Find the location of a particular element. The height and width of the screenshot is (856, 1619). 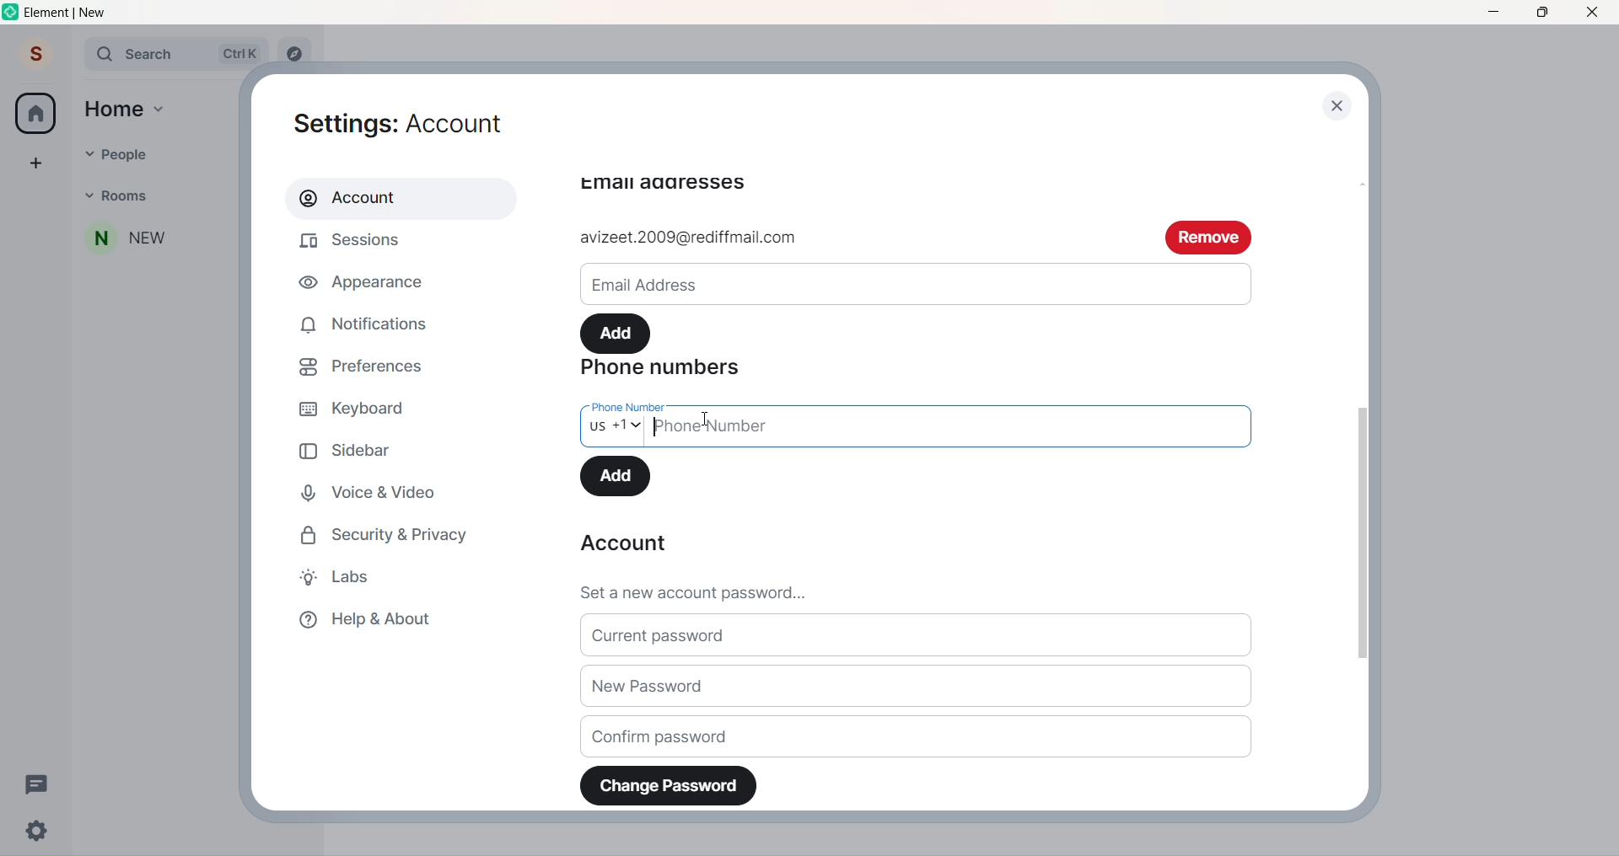

Threads is located at coordinates (37, 783).